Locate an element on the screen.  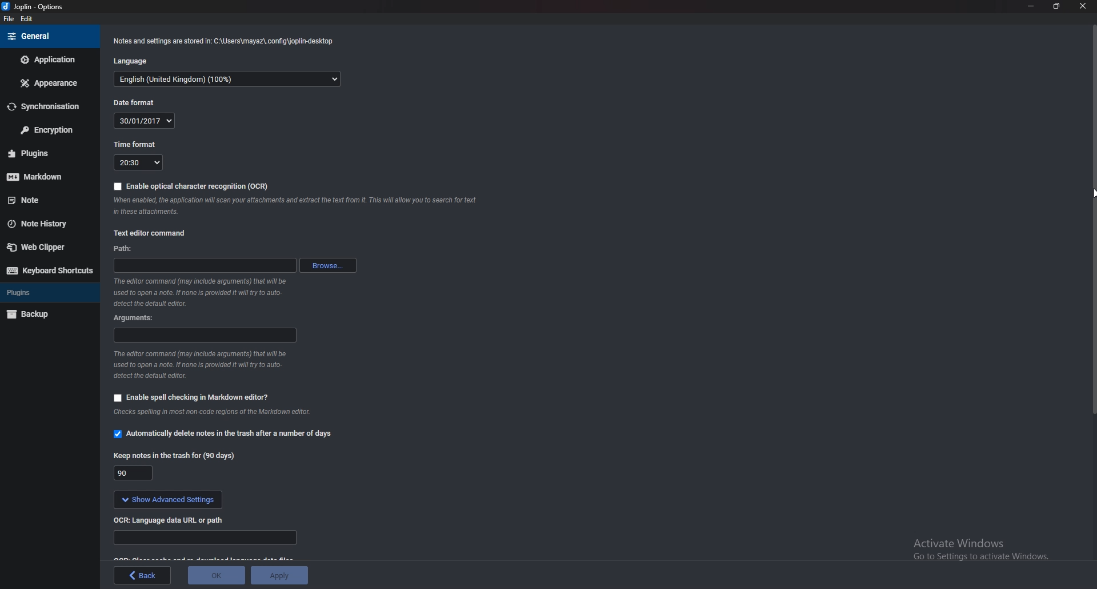
Back up is located at coordinates (42, 315).